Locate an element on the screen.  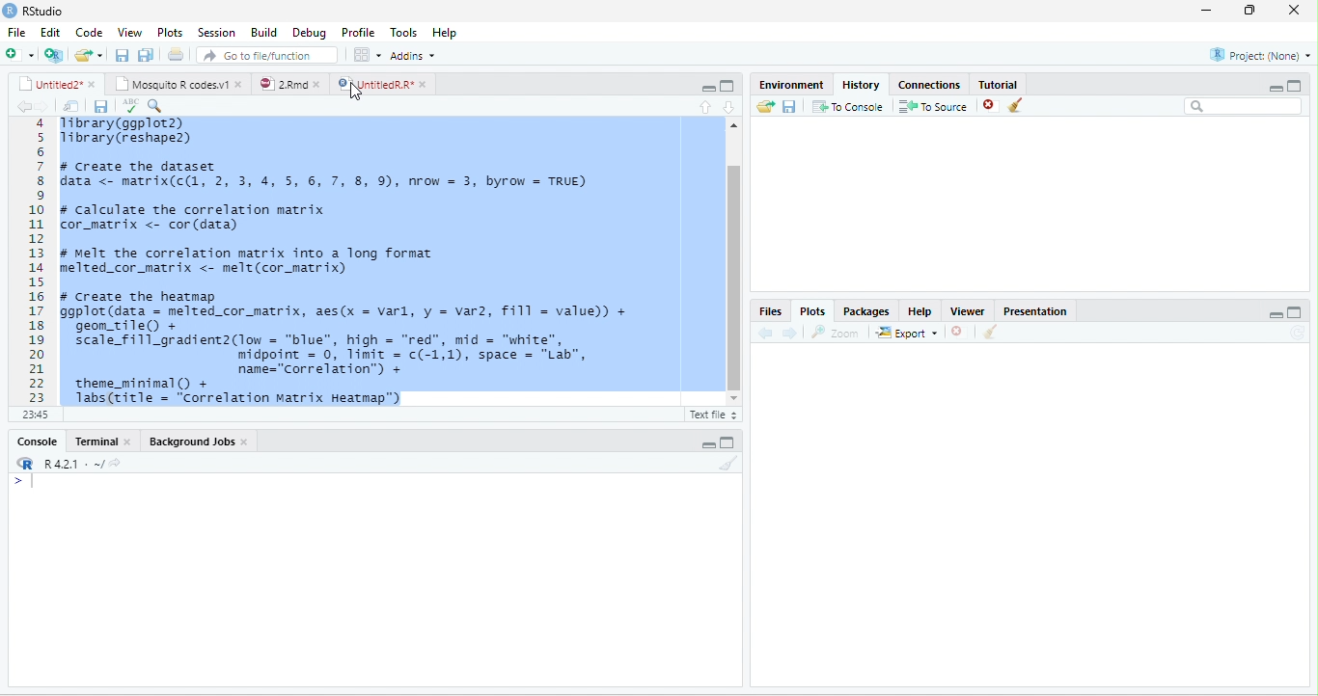
help is located at coordinates (918, 310).